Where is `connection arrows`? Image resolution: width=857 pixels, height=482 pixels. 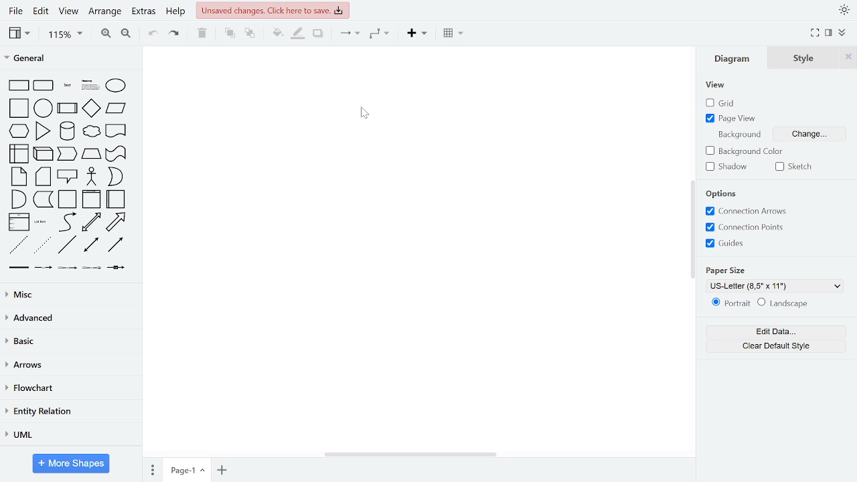 connection arrows is located at coordinates (749, 212).